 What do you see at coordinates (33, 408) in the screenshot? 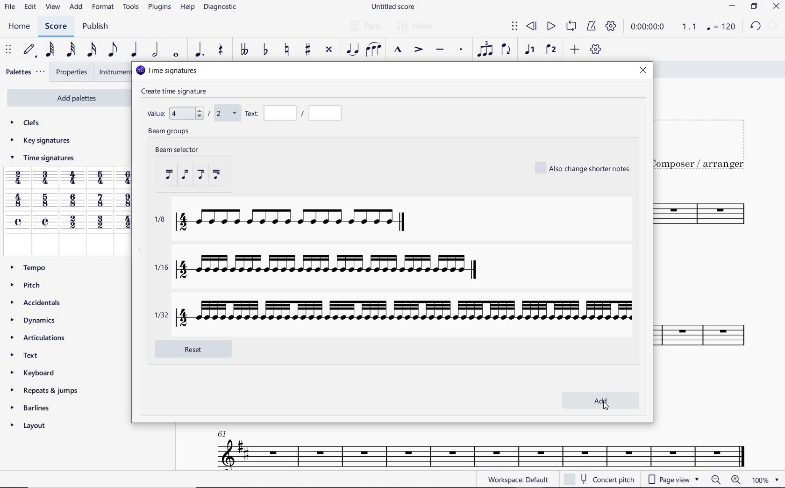
I see `BARLINES` at bounding box center [33, 408].